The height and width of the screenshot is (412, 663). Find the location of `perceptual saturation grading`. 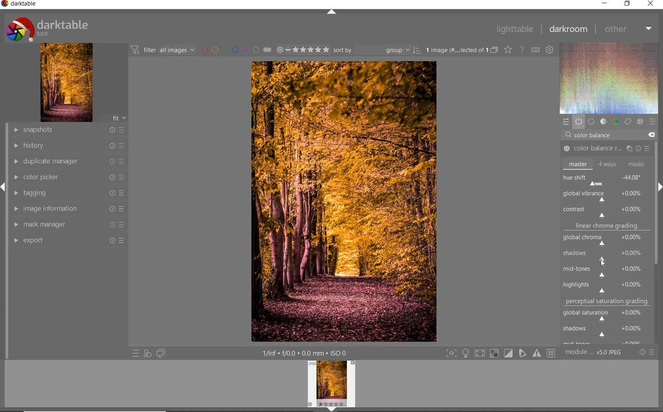

perceptual saturation grading is located at coordinates (608, 302).